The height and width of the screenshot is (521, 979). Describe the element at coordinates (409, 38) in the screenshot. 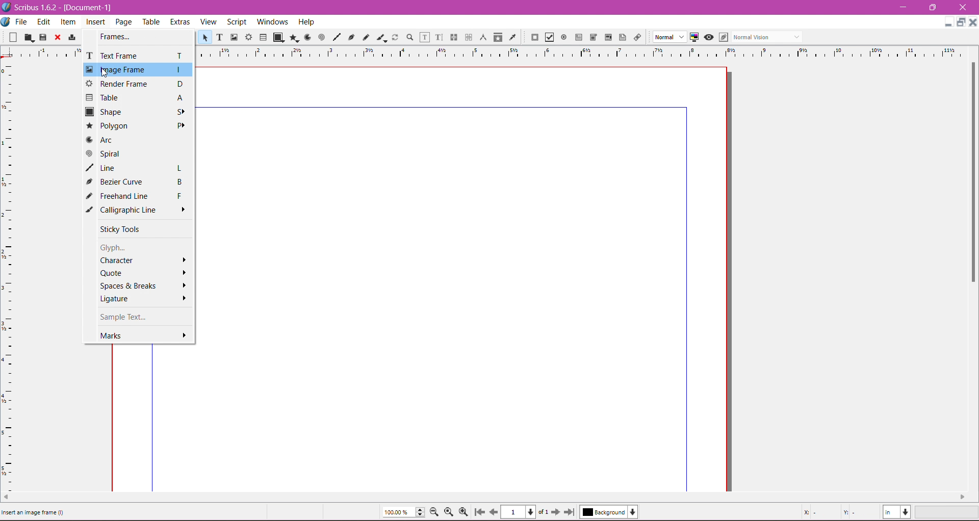

I see `Zoom and Pan` at that location.